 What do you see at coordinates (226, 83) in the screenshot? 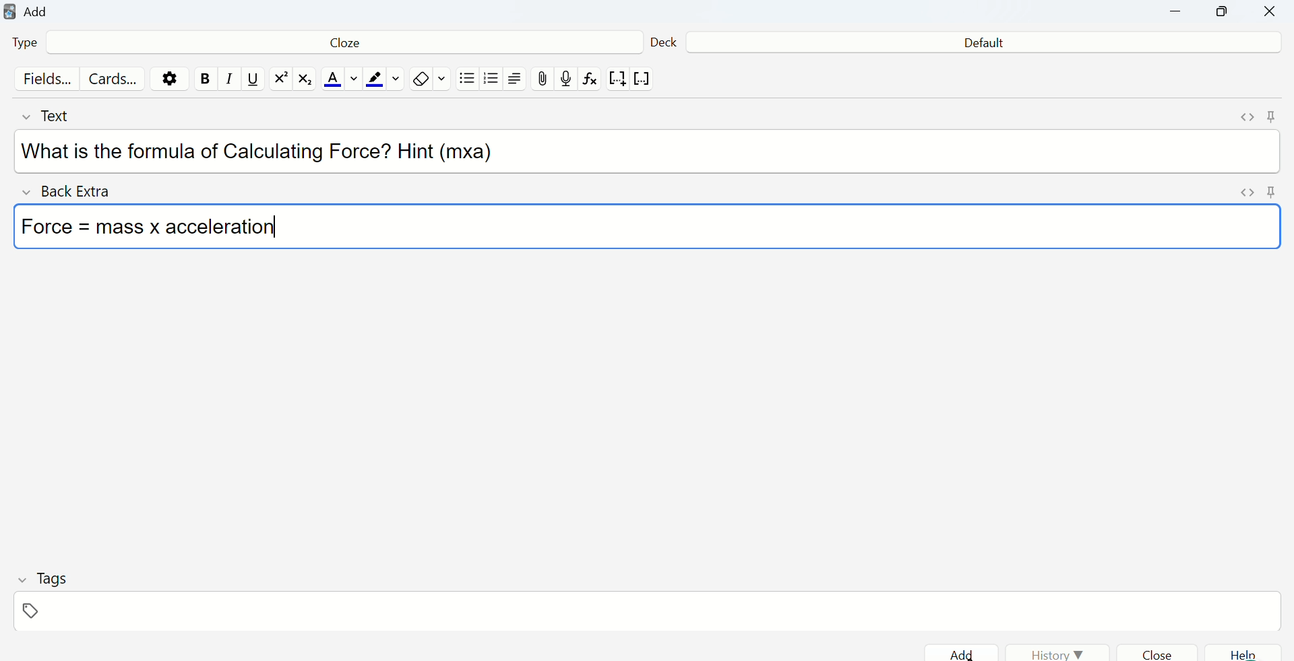
I see `Italics` at bounding box center [226, 83].